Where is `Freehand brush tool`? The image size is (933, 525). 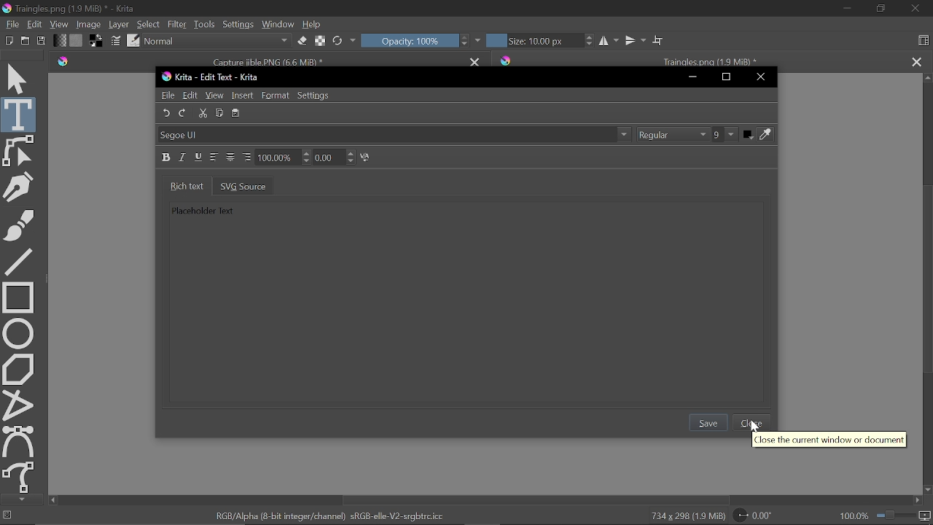
Freehand brush tool is located at coordinates (19, 223).